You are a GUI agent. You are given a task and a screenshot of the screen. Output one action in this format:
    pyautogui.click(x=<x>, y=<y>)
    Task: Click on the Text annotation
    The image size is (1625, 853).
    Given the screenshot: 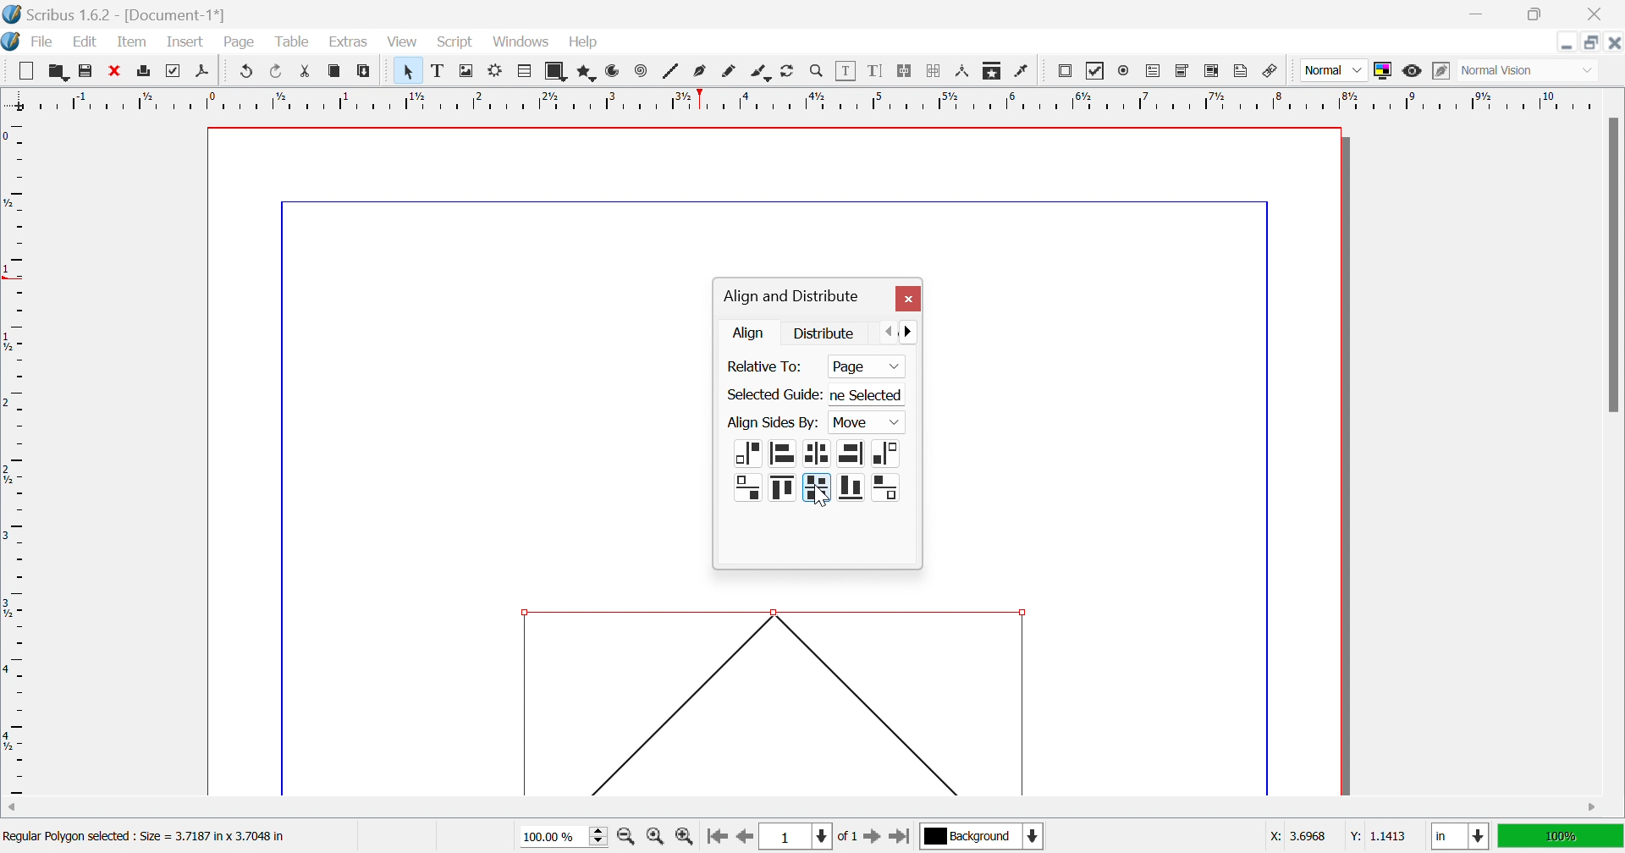 What is the action you would take?
    pyautogui.click(x=1240, y=71)
    